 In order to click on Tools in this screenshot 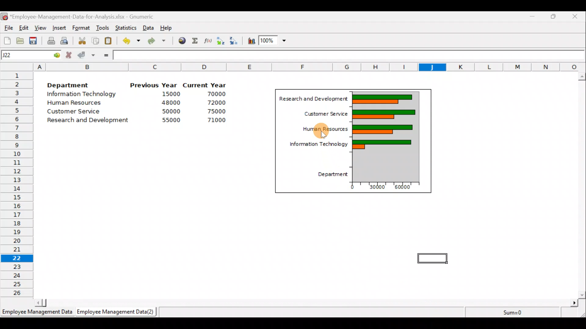, I will do `click(101, 28)`.